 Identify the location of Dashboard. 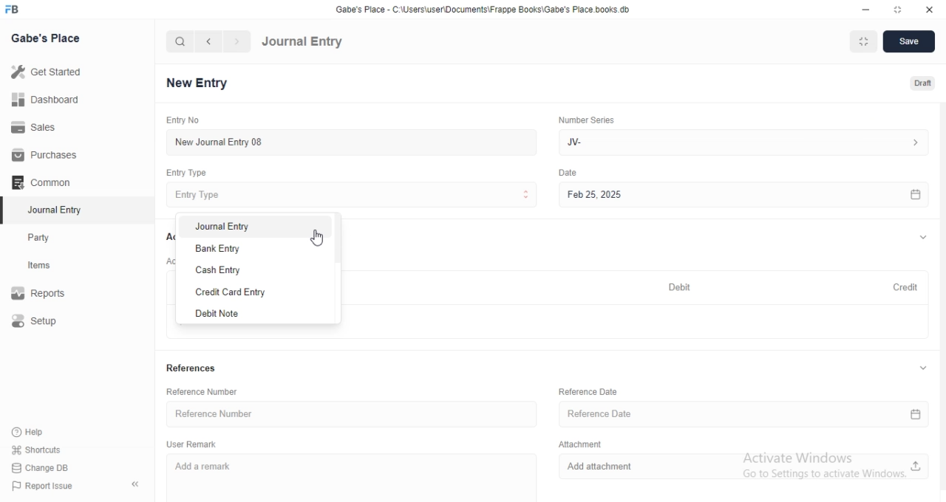
(45, 102).